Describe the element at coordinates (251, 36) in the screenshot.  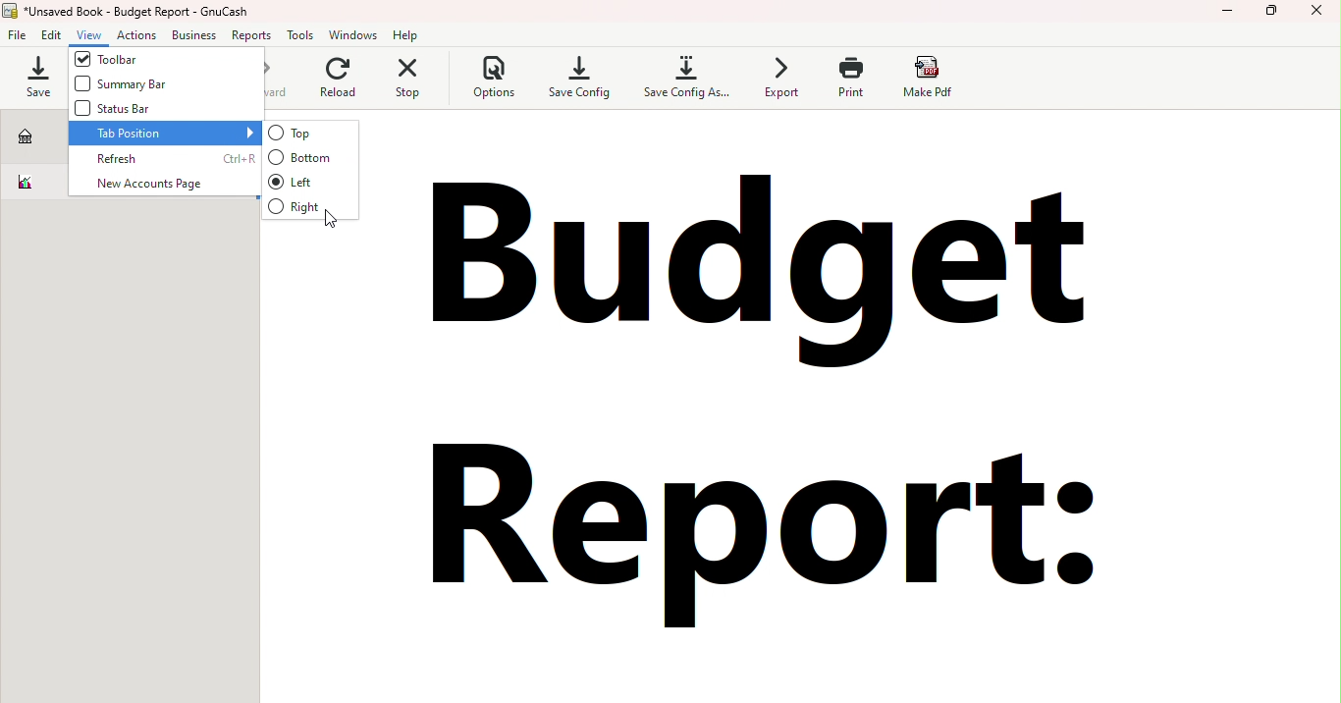
I see `Reports` at that location.